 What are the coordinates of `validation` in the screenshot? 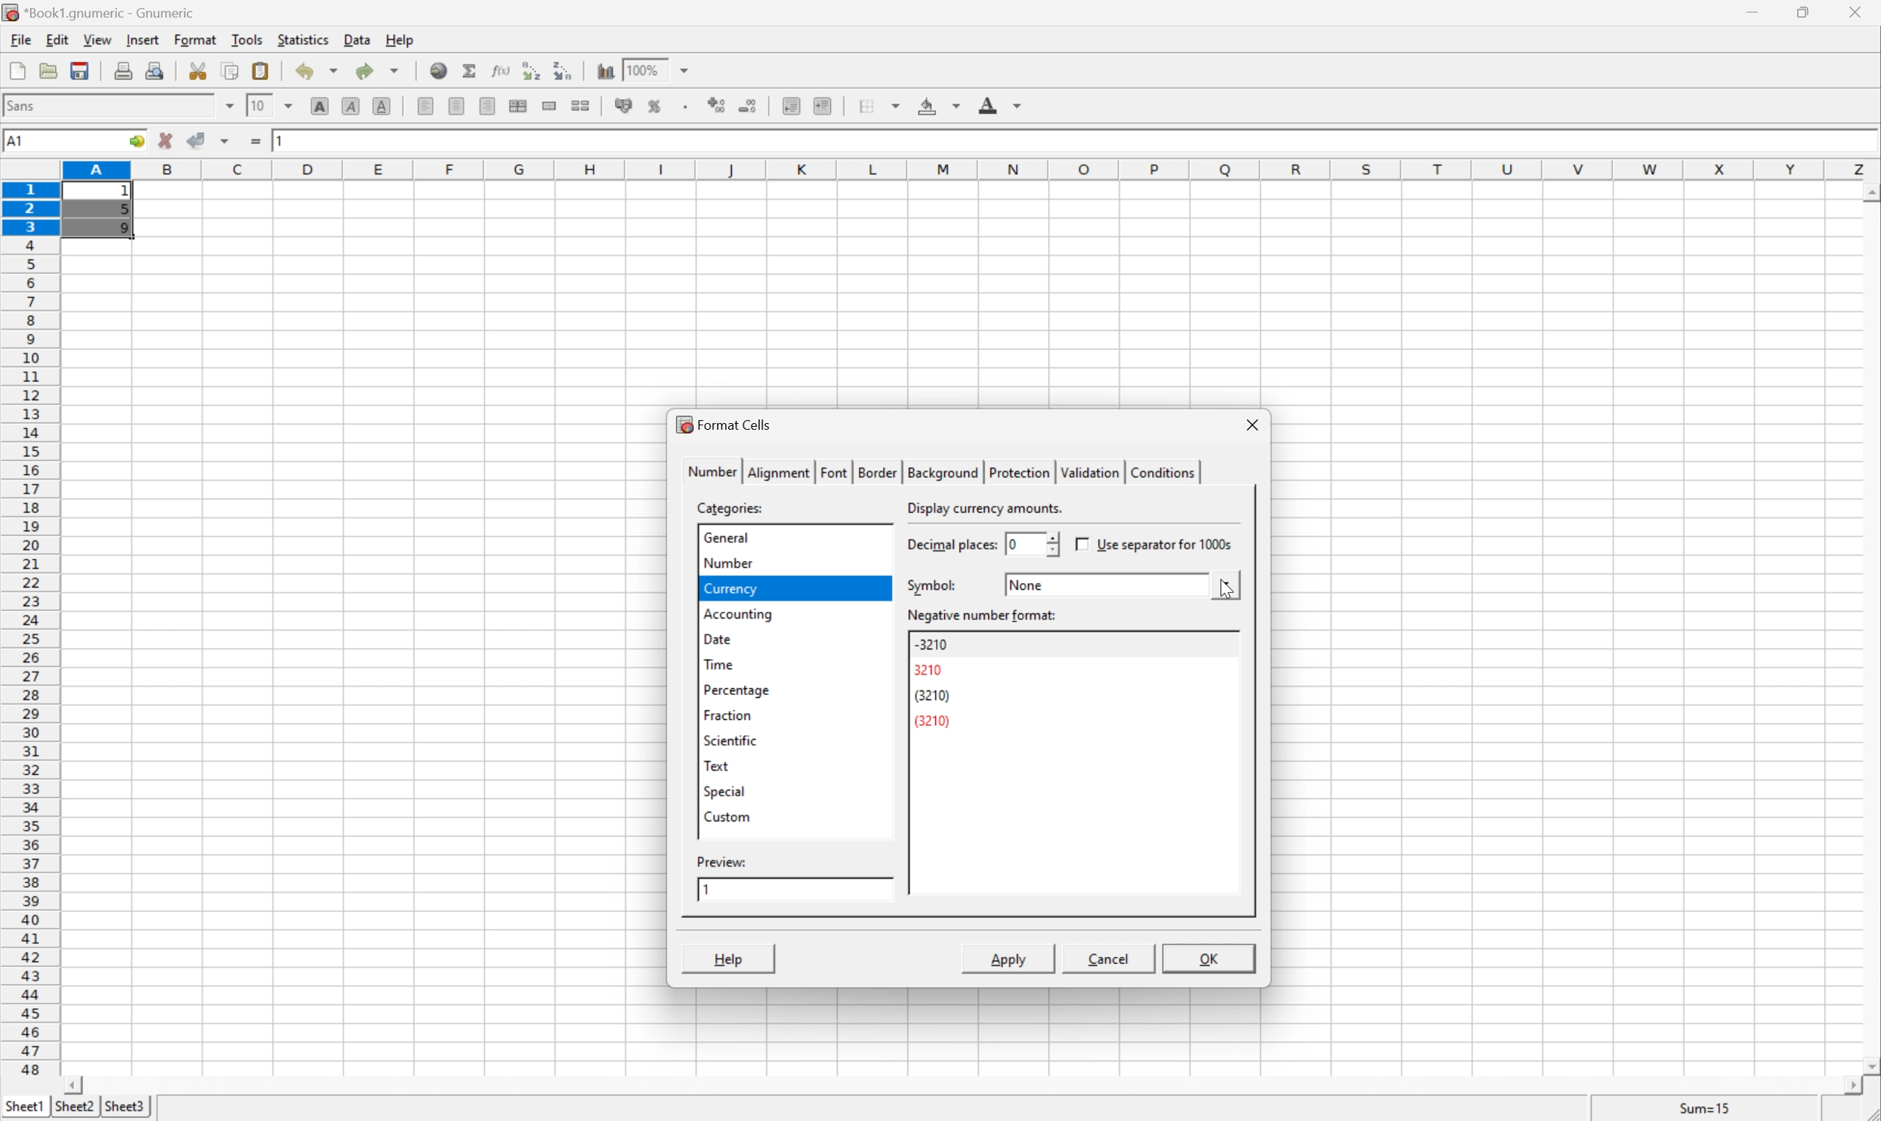 It's located at (1088, 472).